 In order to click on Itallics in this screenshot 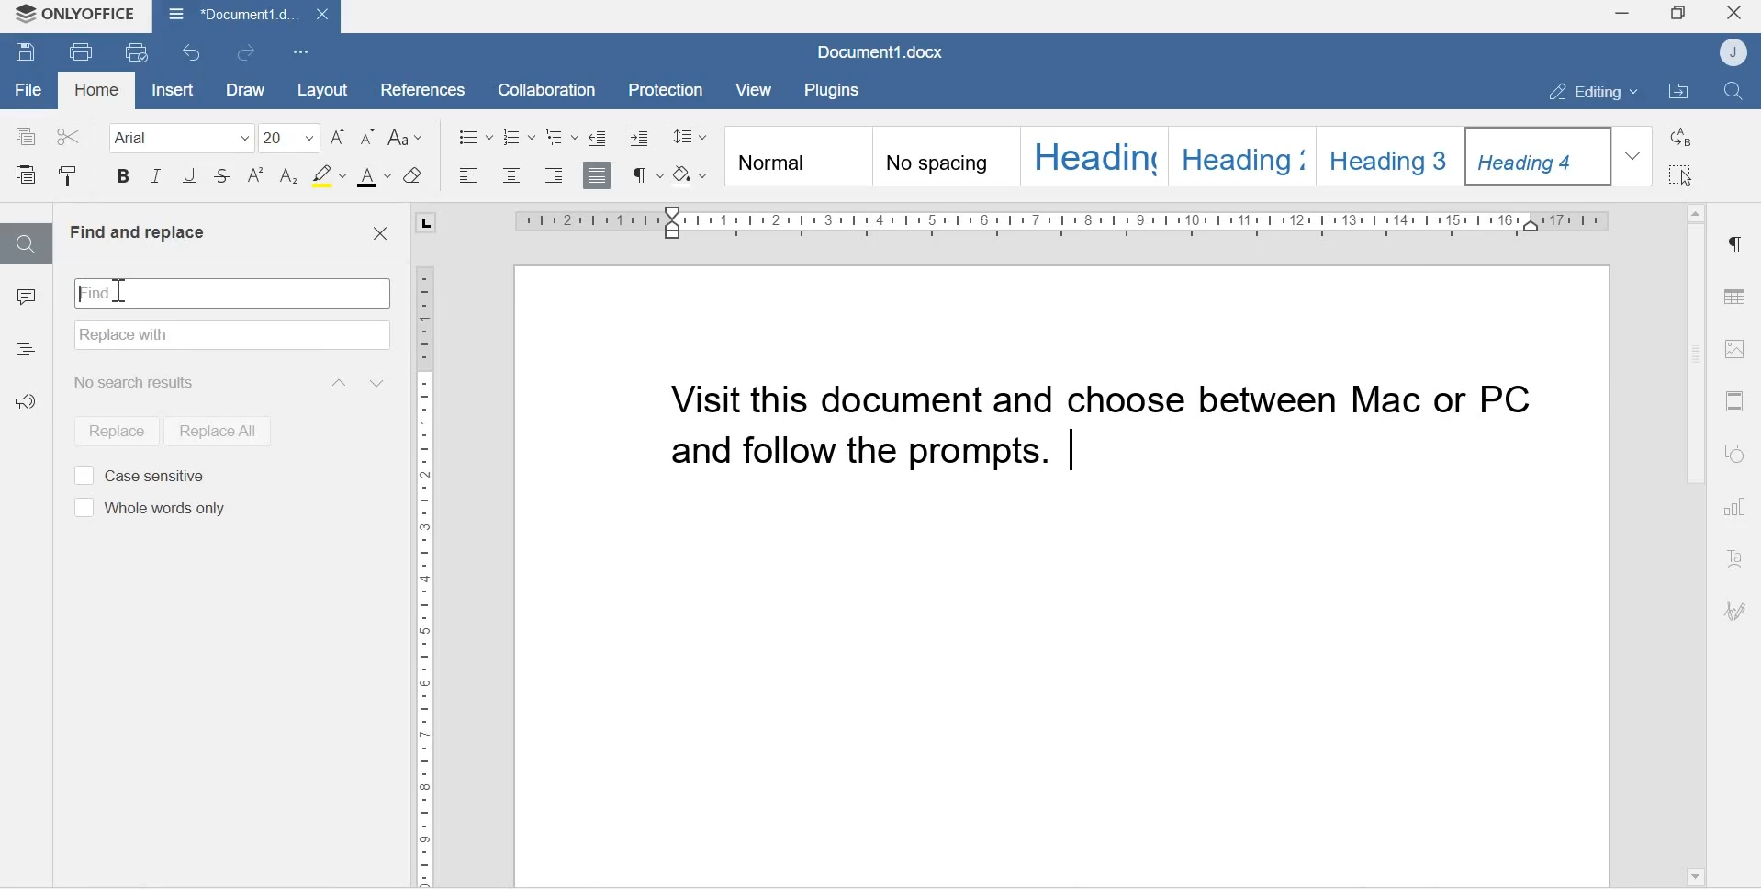, I will do `click(156, 178)`.